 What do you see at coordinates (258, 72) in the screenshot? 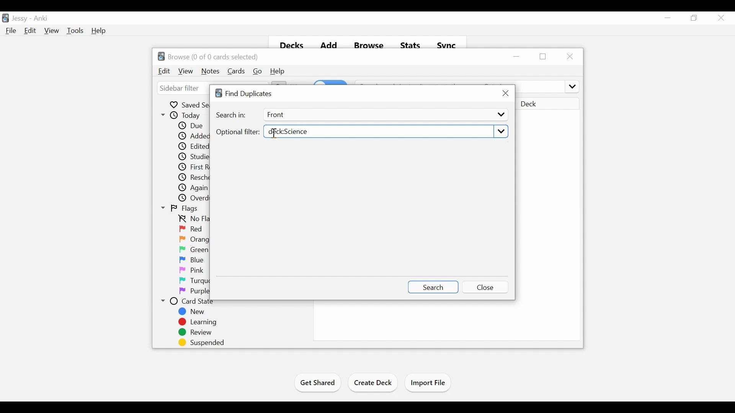
I see `Go` at bounding box center [258, 72].